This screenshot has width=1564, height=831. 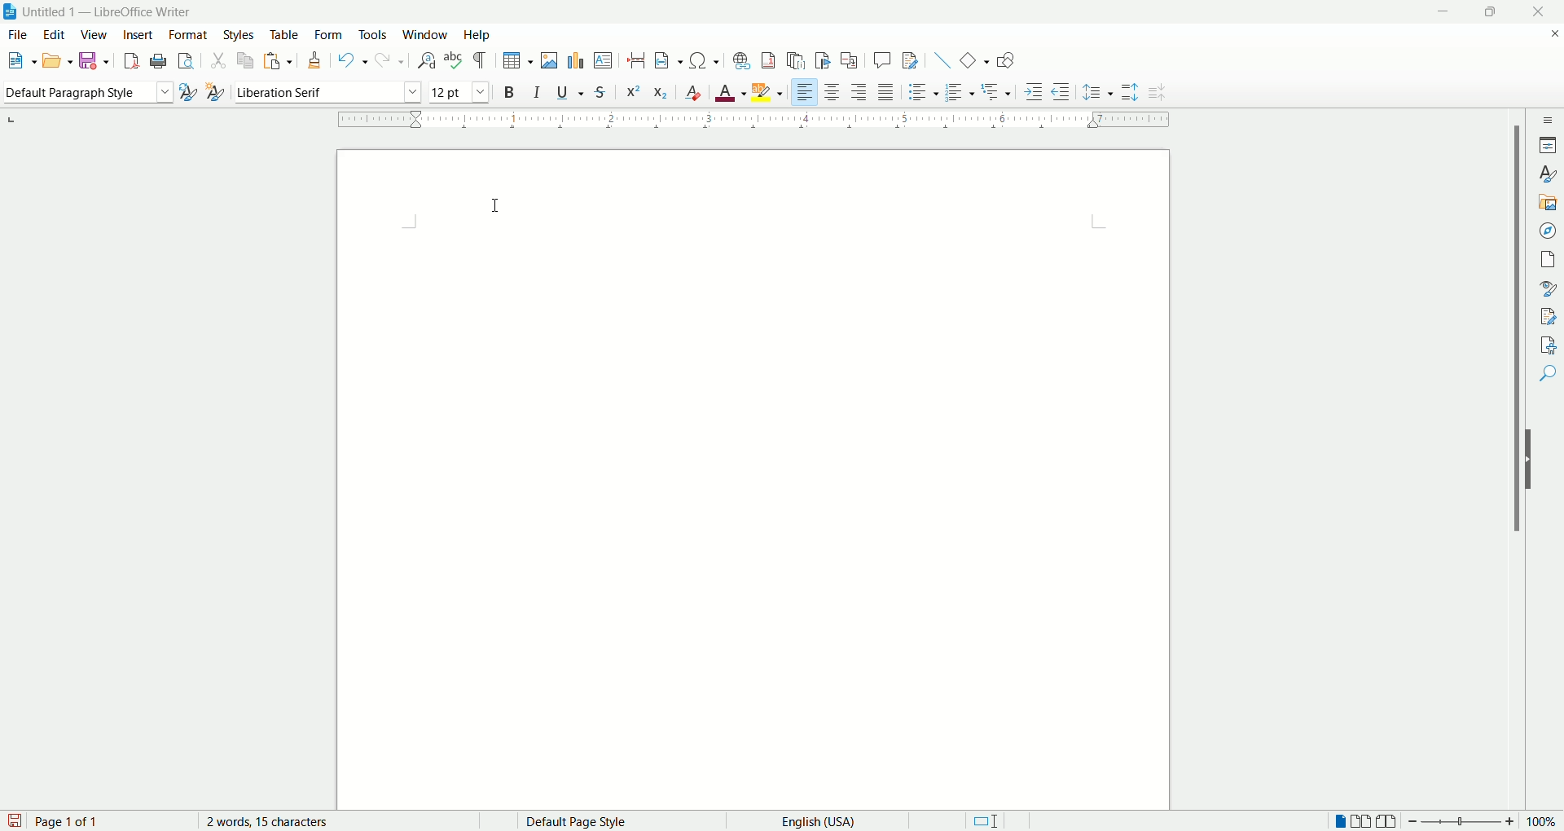 I want to click on show draw functions, so click(x=1005, y=60).